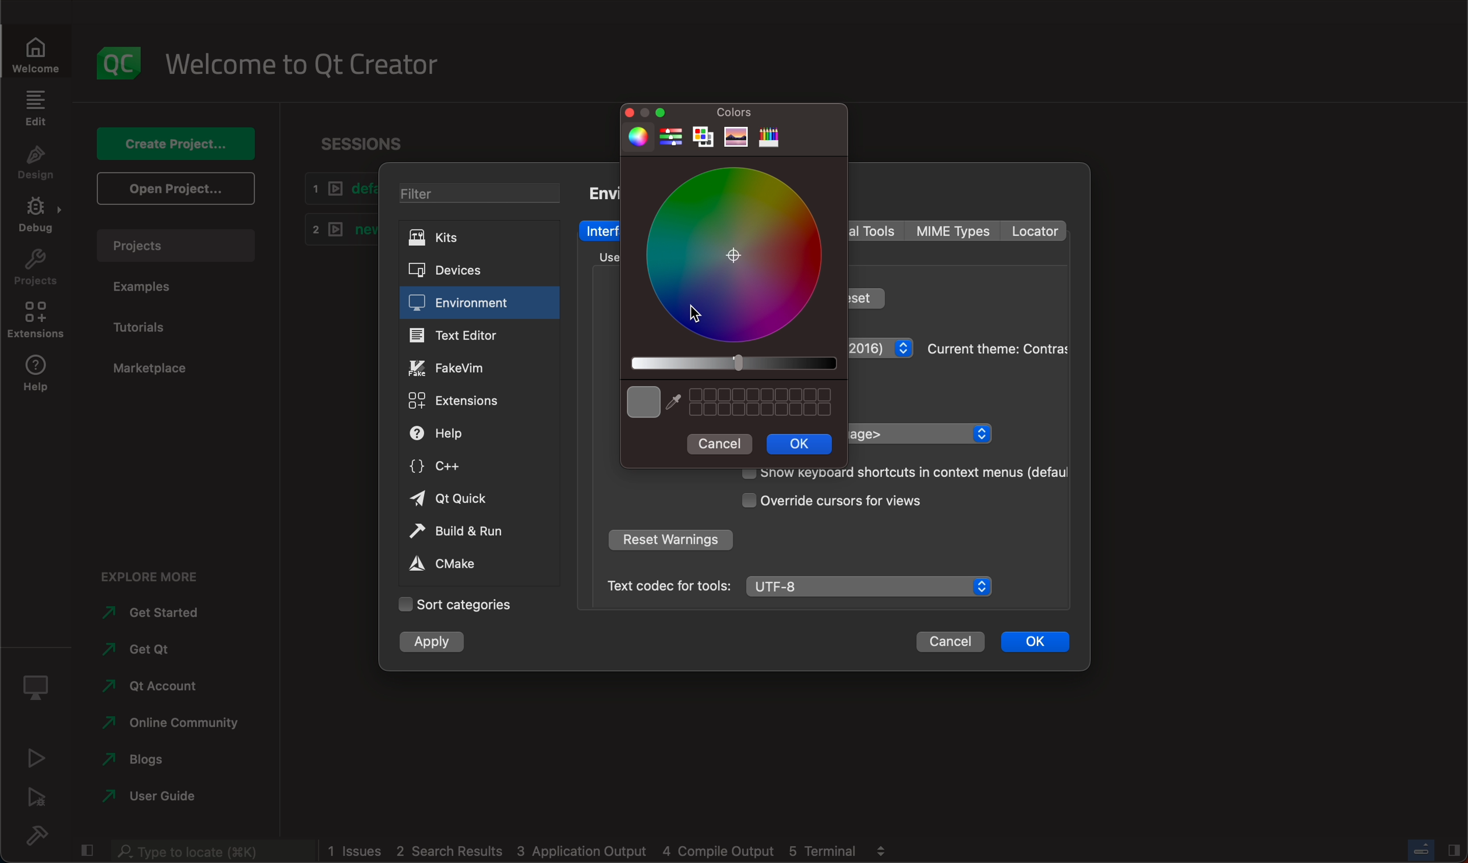 The image size is (1468, 863). What do you see at coordinates (882, 351) in the screenshot?
I see `theme` at bounding box center [882, 351].